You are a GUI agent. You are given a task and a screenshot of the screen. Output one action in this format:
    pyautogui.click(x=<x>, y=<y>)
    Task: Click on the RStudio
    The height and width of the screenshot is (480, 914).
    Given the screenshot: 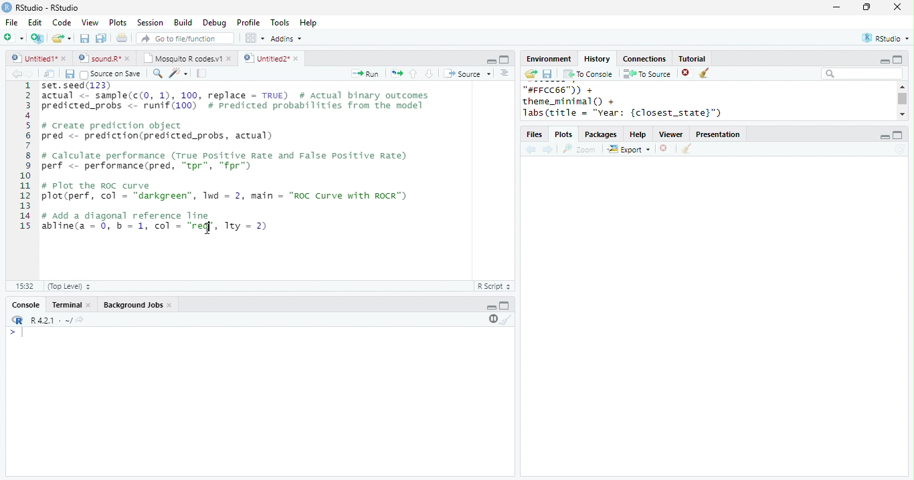 What is the action you would take?
    pyautogui.click(x=887, y=37)
    